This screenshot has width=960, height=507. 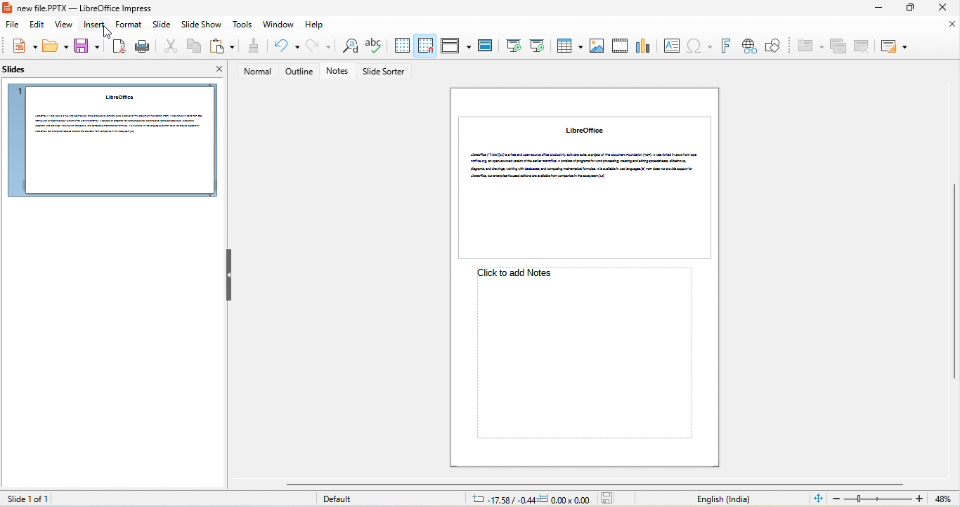 I want to click on outline, so click(x=299, y=72).